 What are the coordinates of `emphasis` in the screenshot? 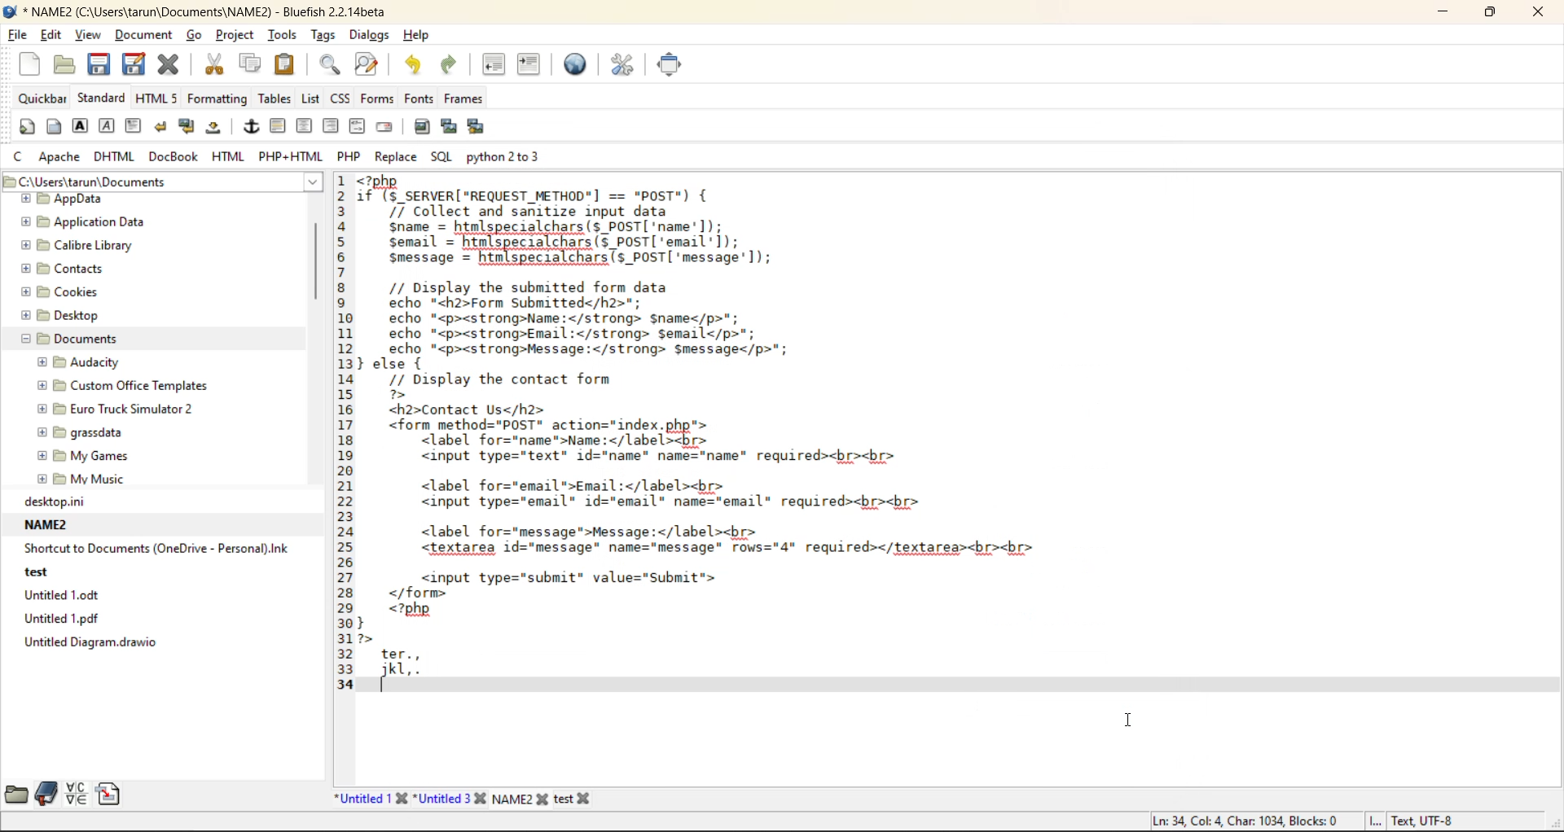 It's located at (108, 125).